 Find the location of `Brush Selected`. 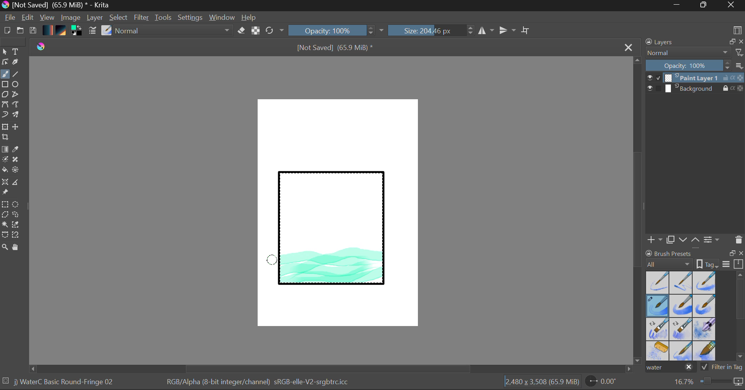

Brush Selected is located at coordinates (65, 383).